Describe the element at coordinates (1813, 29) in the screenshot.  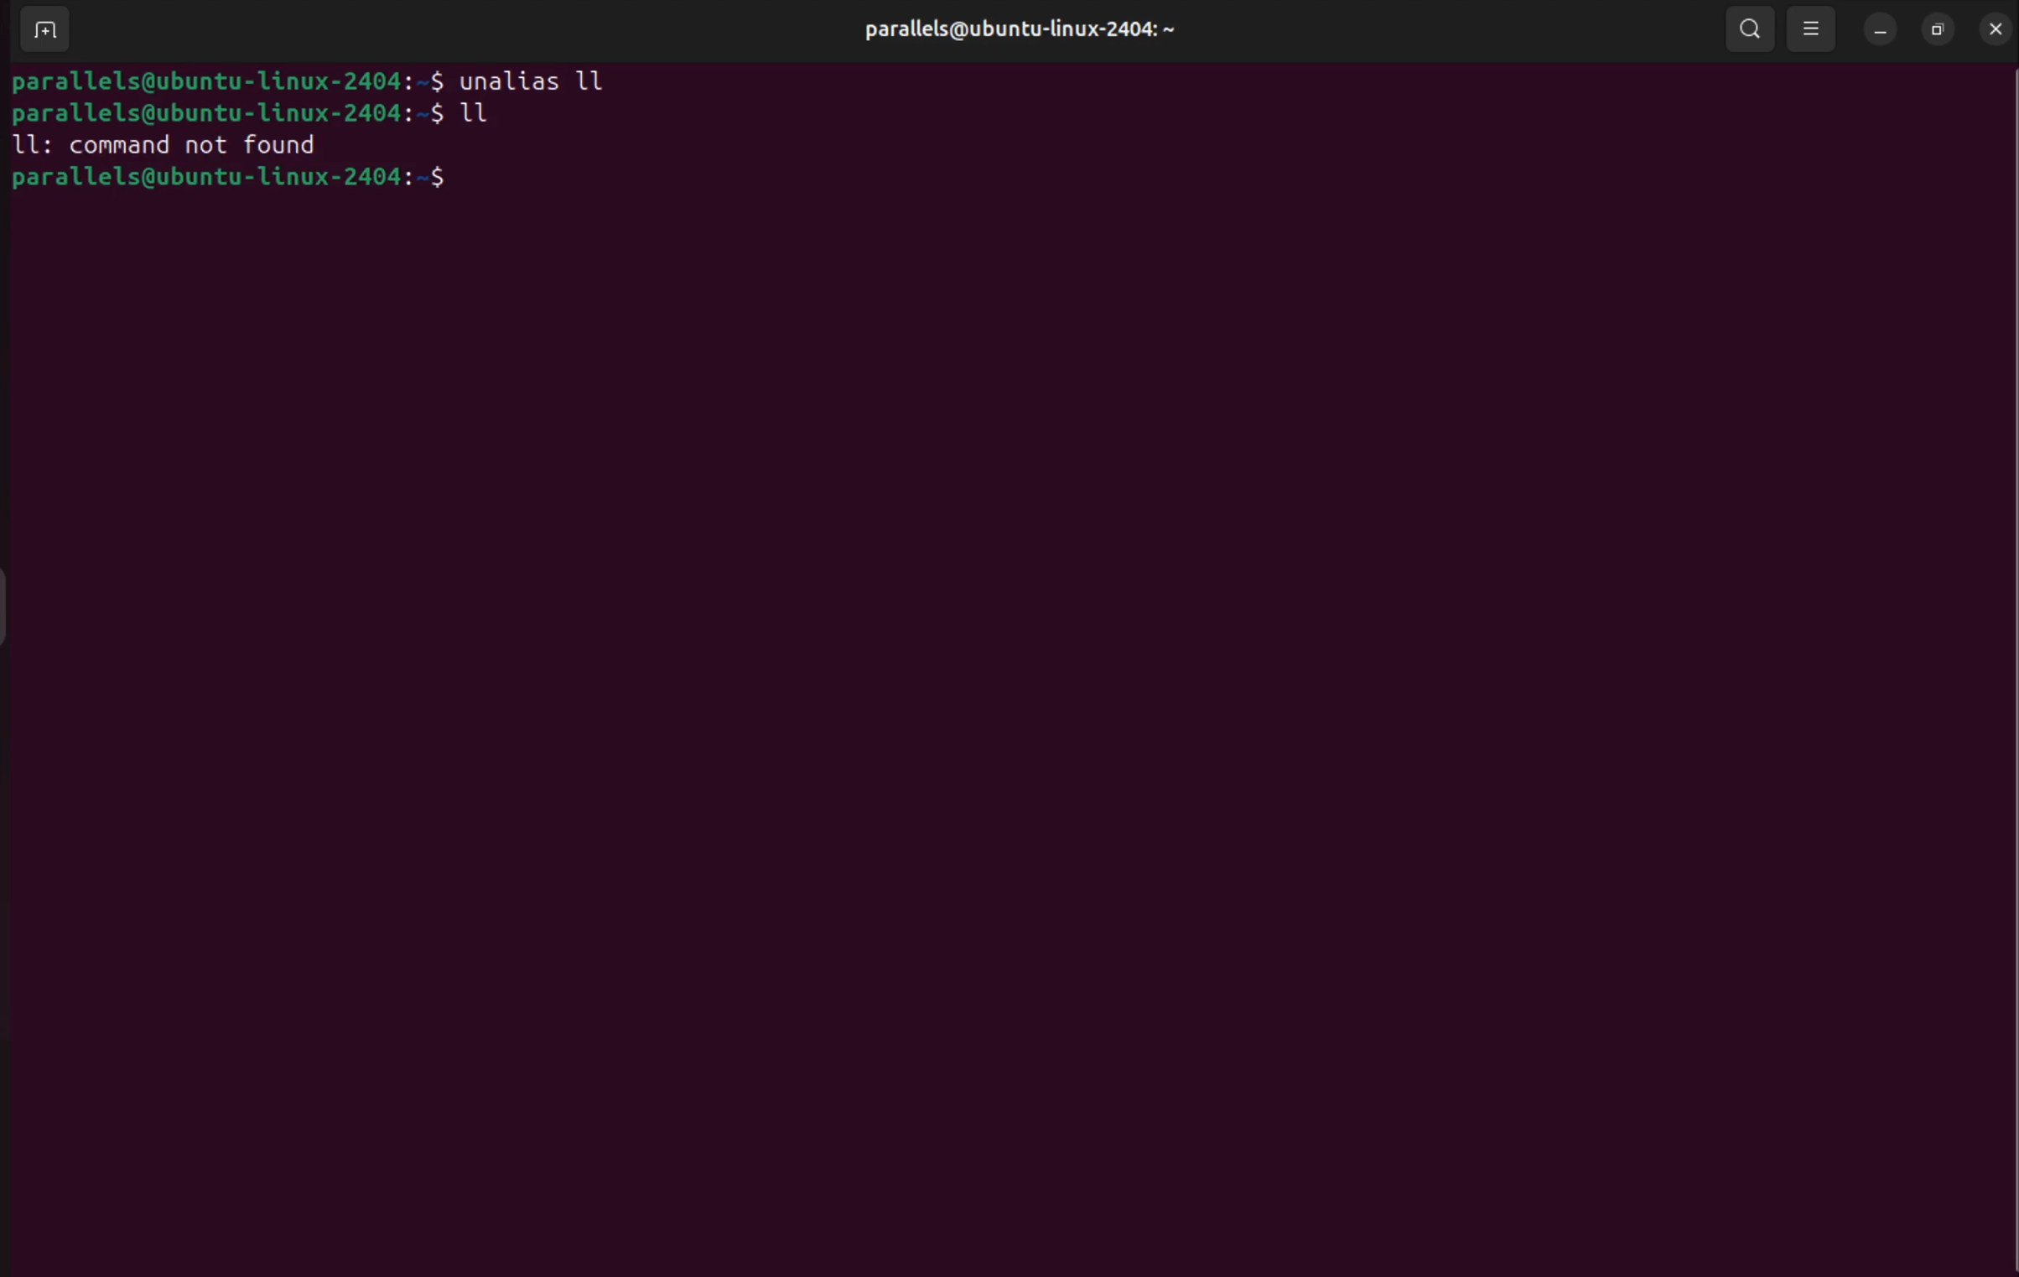
I see `view option` at that location.